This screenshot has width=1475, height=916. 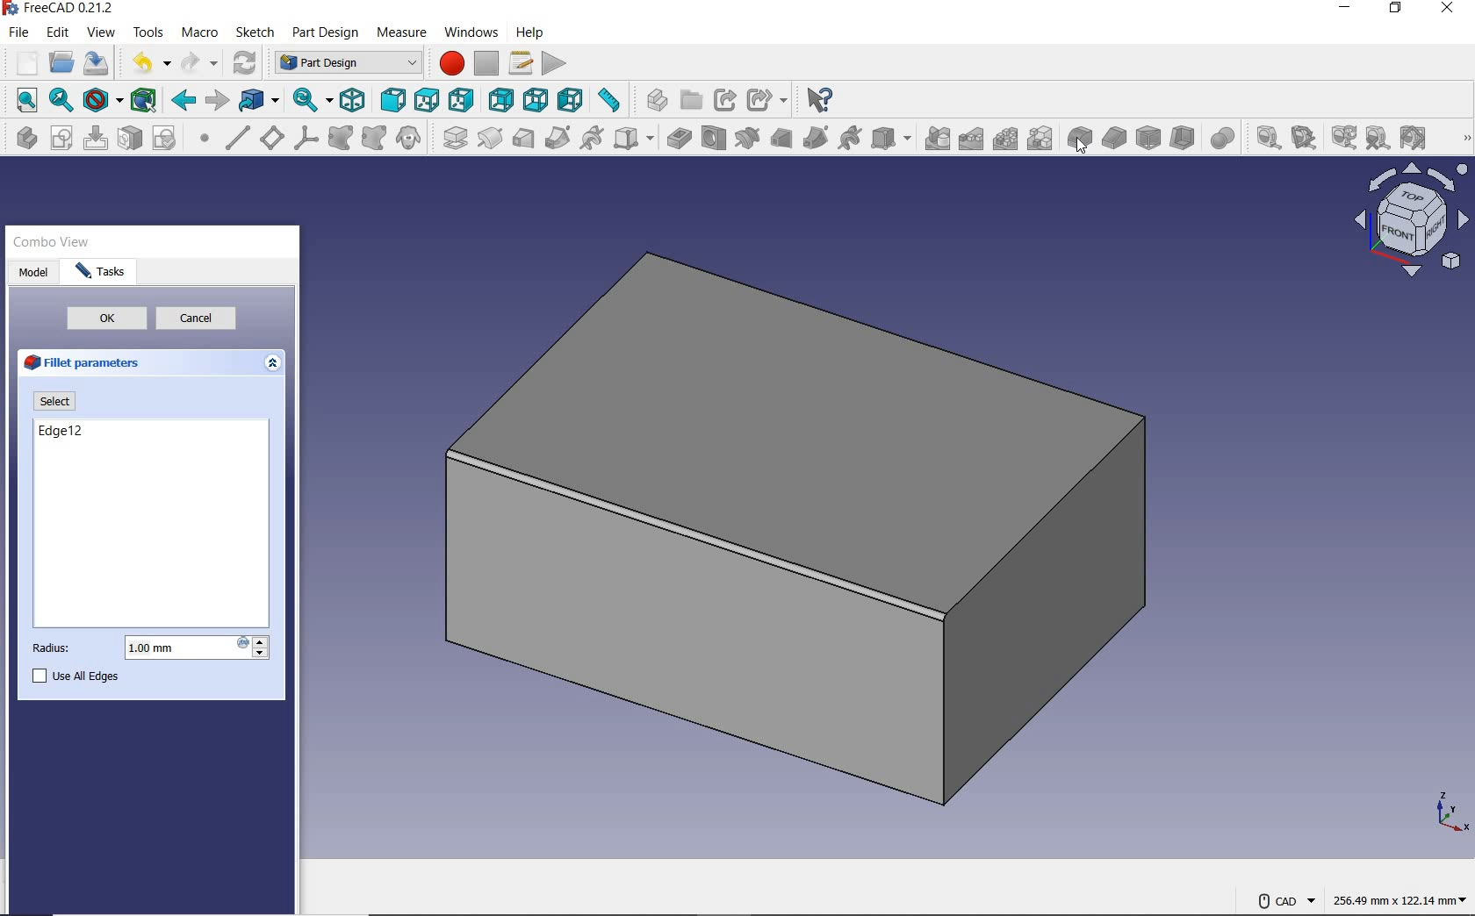 I want to click on create multitransform, so click(x=1039, y=140).